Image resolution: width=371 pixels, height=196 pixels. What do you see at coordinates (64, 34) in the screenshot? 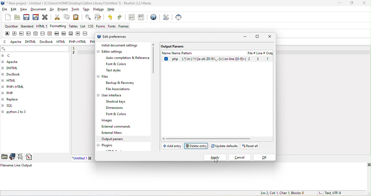
I see `insert` at bounding box center [64, 34].